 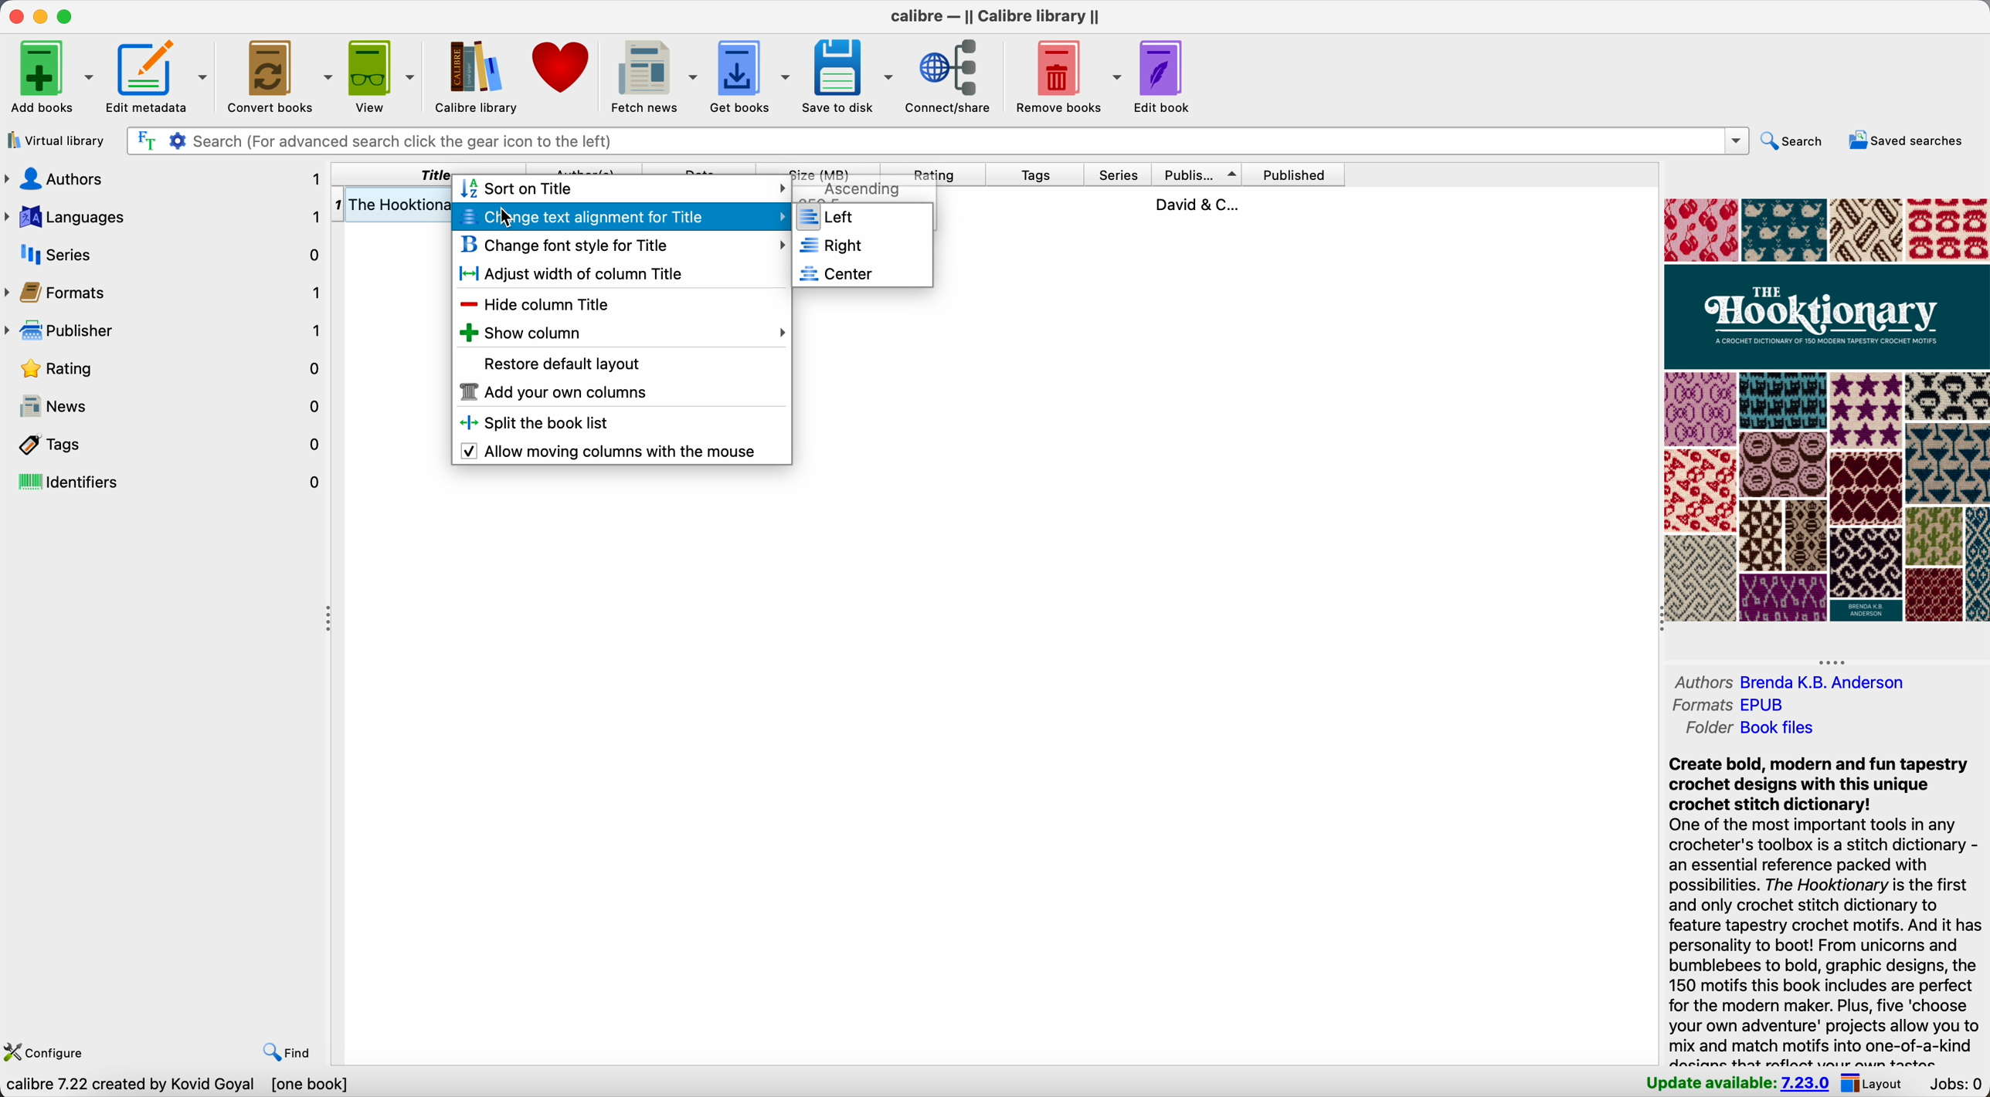 What do you see at coordinates (1166, 76) in the screenshot?
I see `edit book` at bounding box center [1166, 76].